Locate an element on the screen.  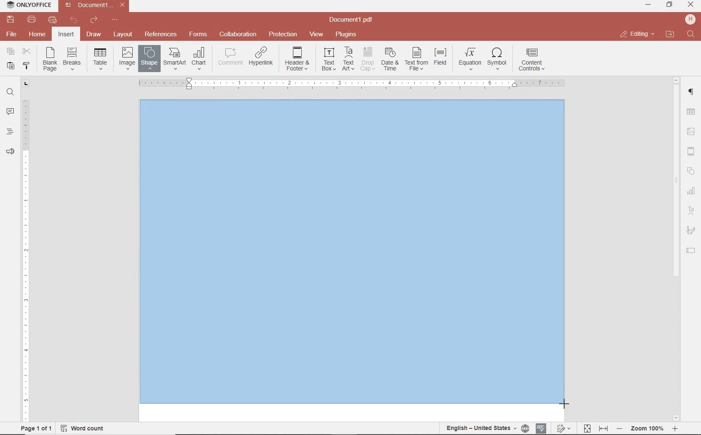
reference is located at coordinates (160, 35).